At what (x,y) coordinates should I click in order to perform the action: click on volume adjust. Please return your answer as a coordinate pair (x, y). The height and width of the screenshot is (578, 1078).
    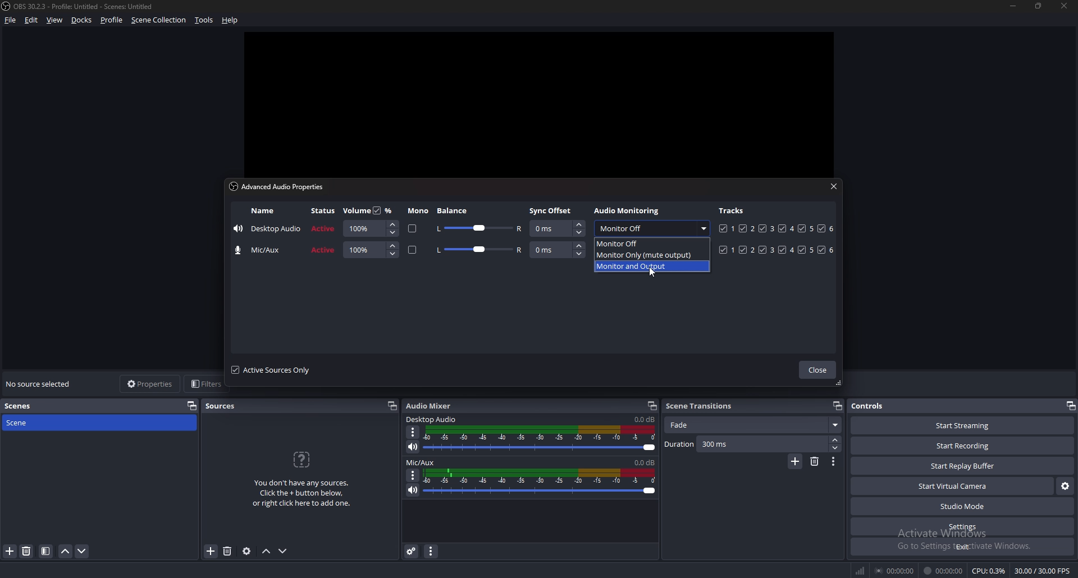
    Looking at the image, I should click on (370, 228).